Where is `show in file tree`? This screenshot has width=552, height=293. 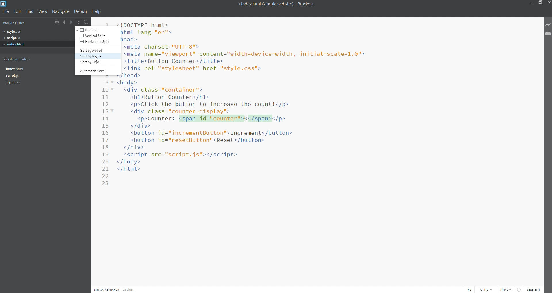
show in file tree is located at coordinates (57, 22).